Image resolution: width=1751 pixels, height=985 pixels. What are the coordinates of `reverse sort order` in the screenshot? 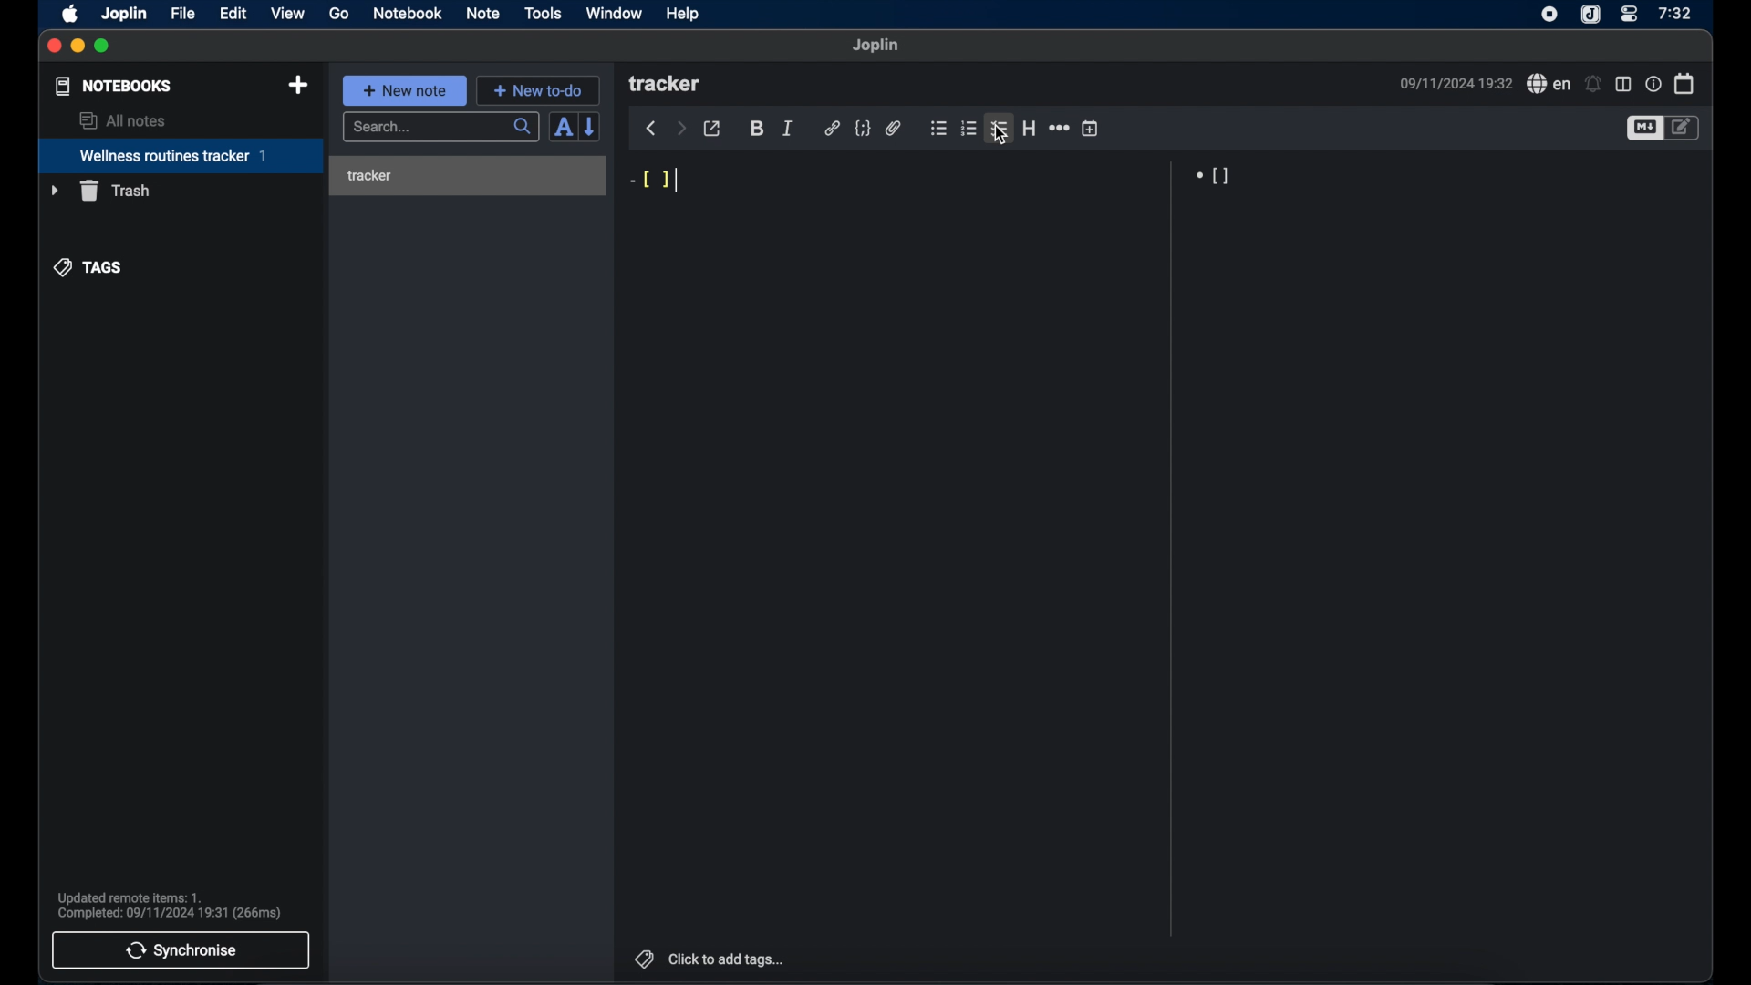 It's located at (591, 127).